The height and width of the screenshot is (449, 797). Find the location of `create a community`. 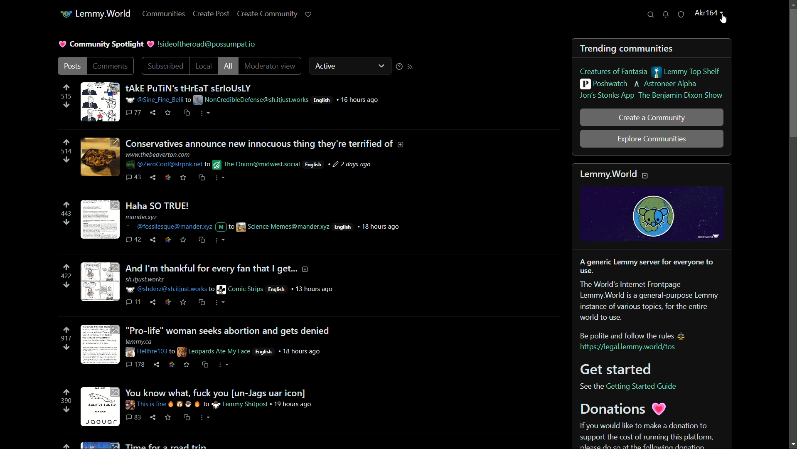

create a community is located at coordinates (653, 118).